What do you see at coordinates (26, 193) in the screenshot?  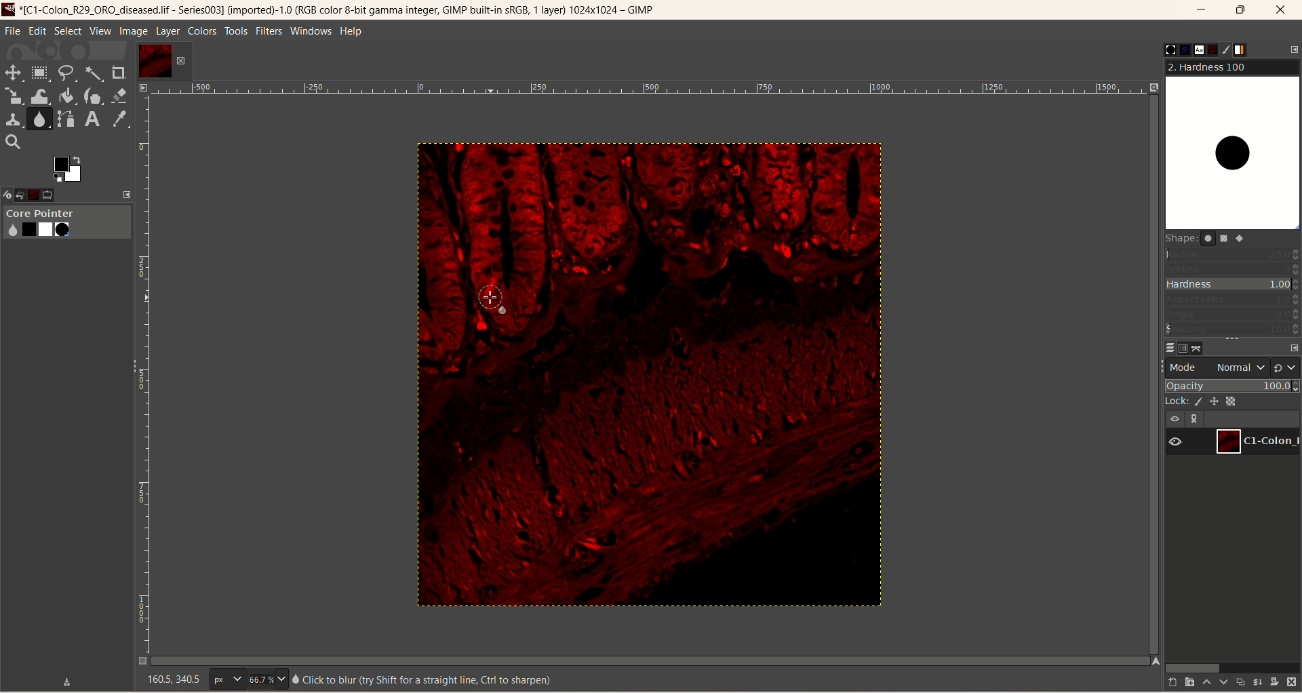 I see `open` at bounding box center [26, 193].